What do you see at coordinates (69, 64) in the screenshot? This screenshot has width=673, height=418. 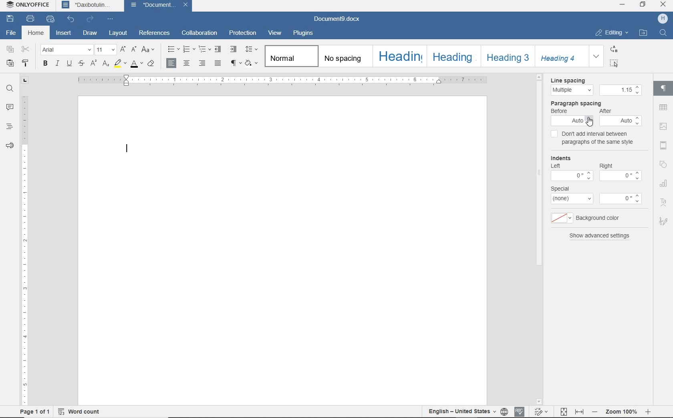 I see `underline` at bounding box center [69, 64].